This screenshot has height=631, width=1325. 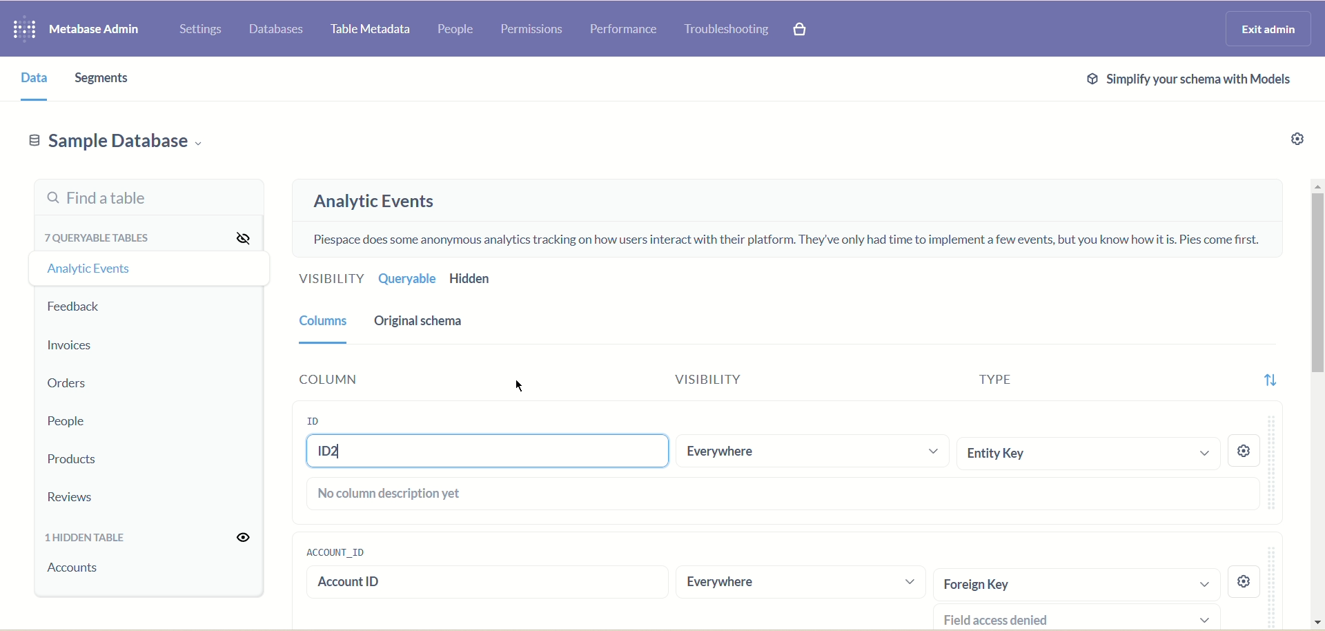 What do you see at coordinates (801, 30) in the screenshot?
I see `Explore paid features` at bounding box center [801, 30].